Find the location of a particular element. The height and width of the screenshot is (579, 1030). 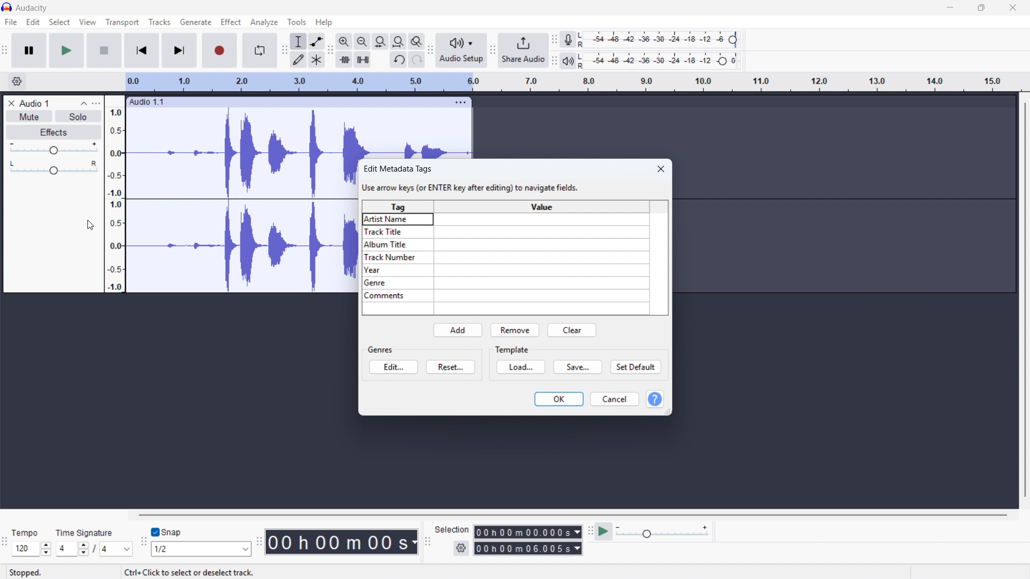

selection toolbar is located at coordinates (427, 543).